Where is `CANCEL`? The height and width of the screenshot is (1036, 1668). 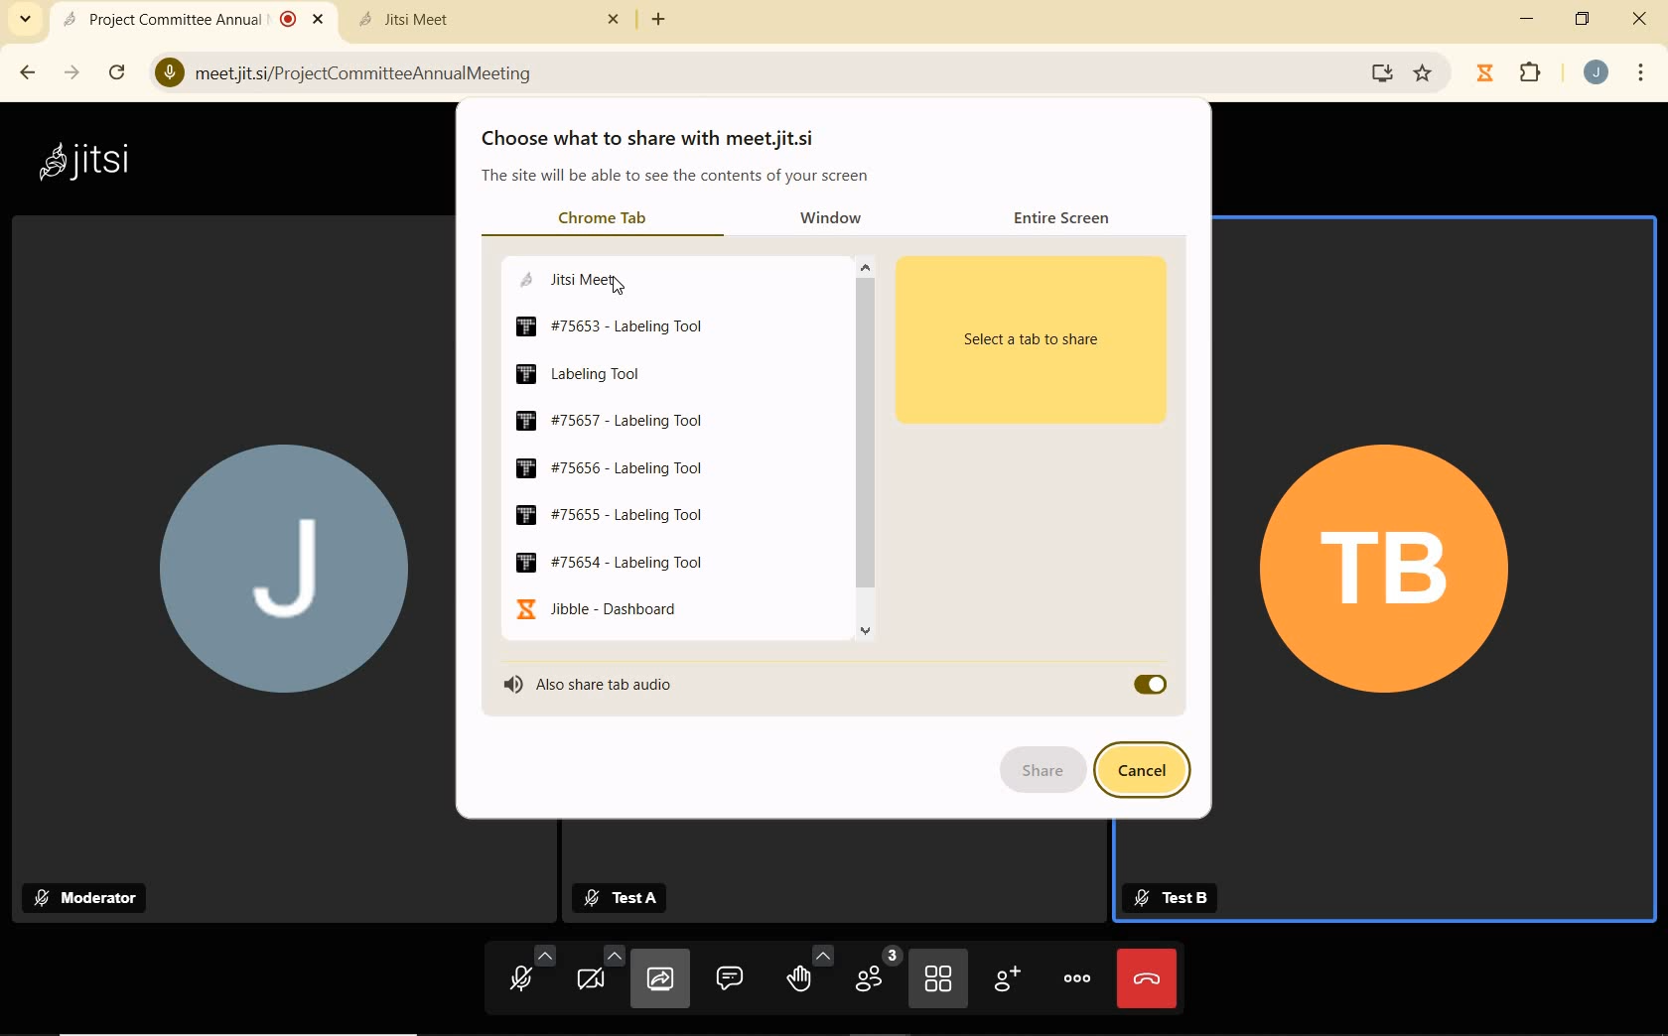
CANCEL is located at coordinates (1149, 771).